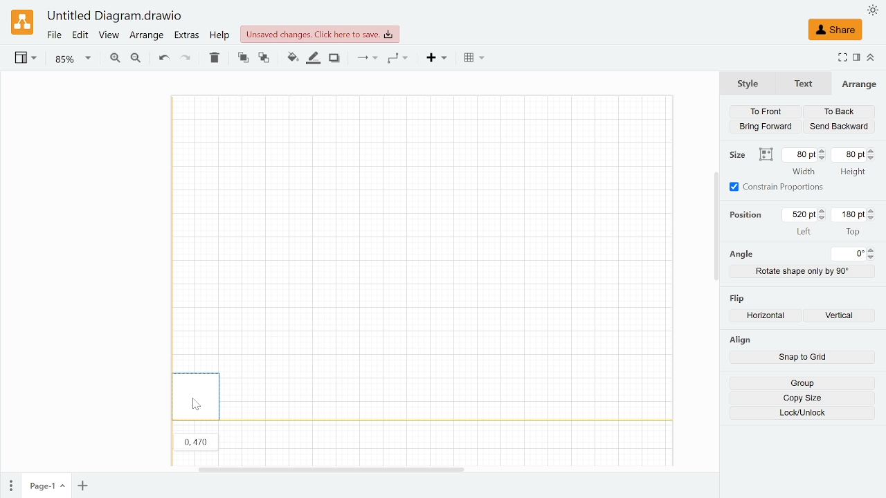 This screenshot has width=886, height=498. What do you see at coordinates (769, 317) in the screenshot?
I see `Flip horizontally` at bounding box center [769, 317].